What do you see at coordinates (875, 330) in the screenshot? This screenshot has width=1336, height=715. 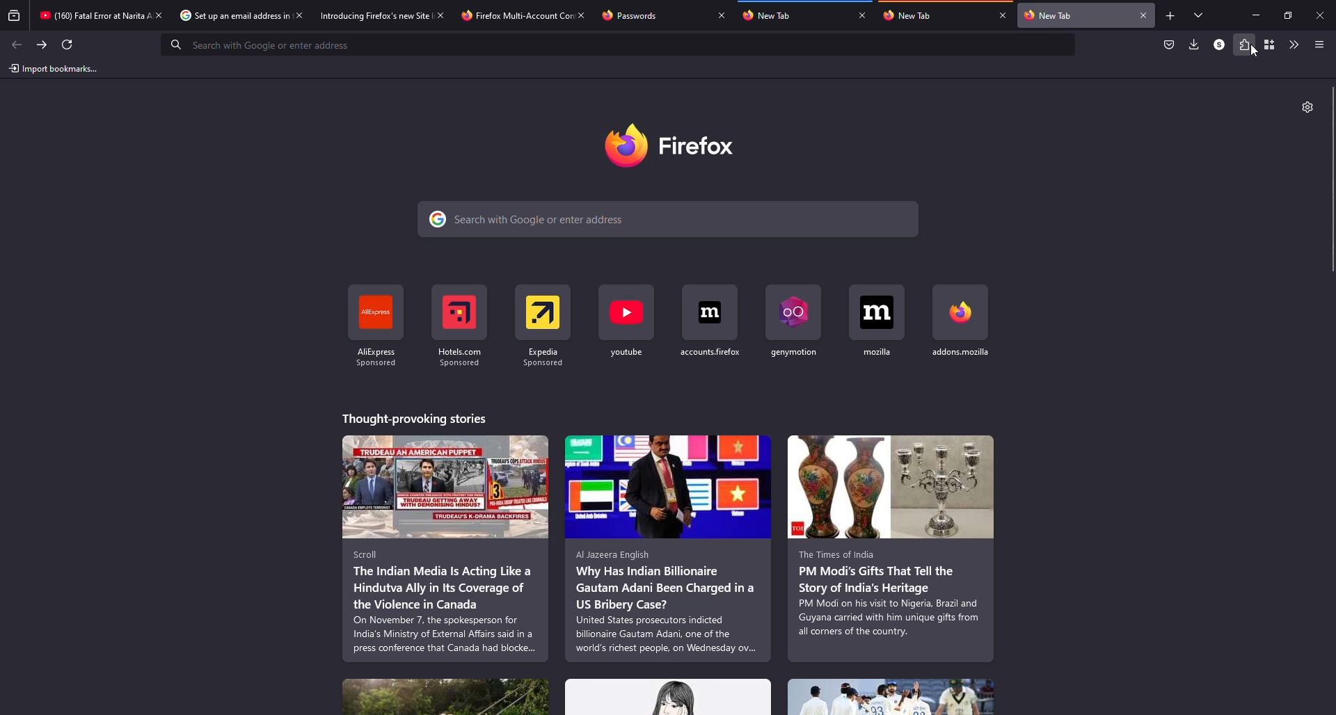 I see `shortcut` at bounding box center [875, 330].